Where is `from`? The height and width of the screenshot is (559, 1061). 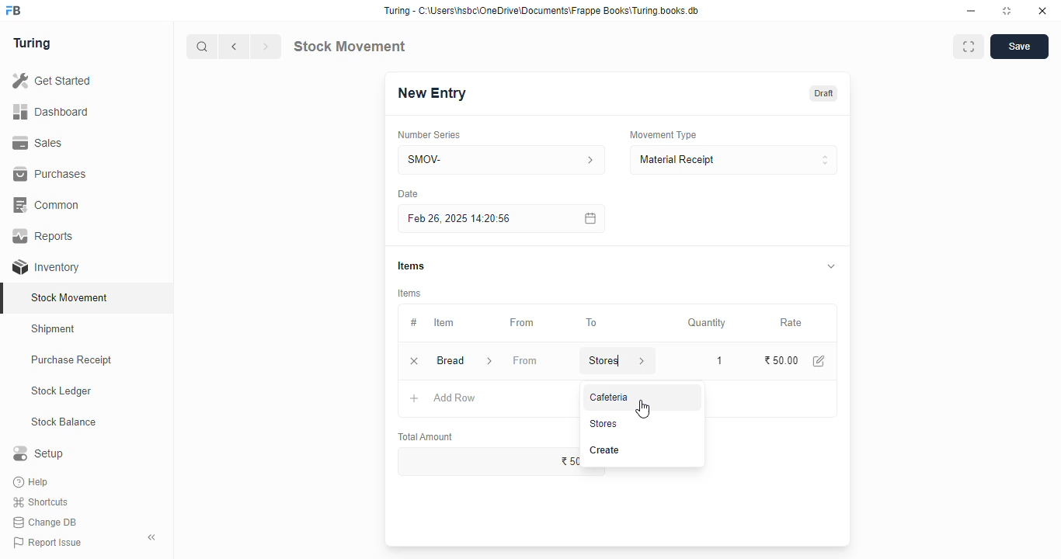
from is located at coordinates (523, 323).